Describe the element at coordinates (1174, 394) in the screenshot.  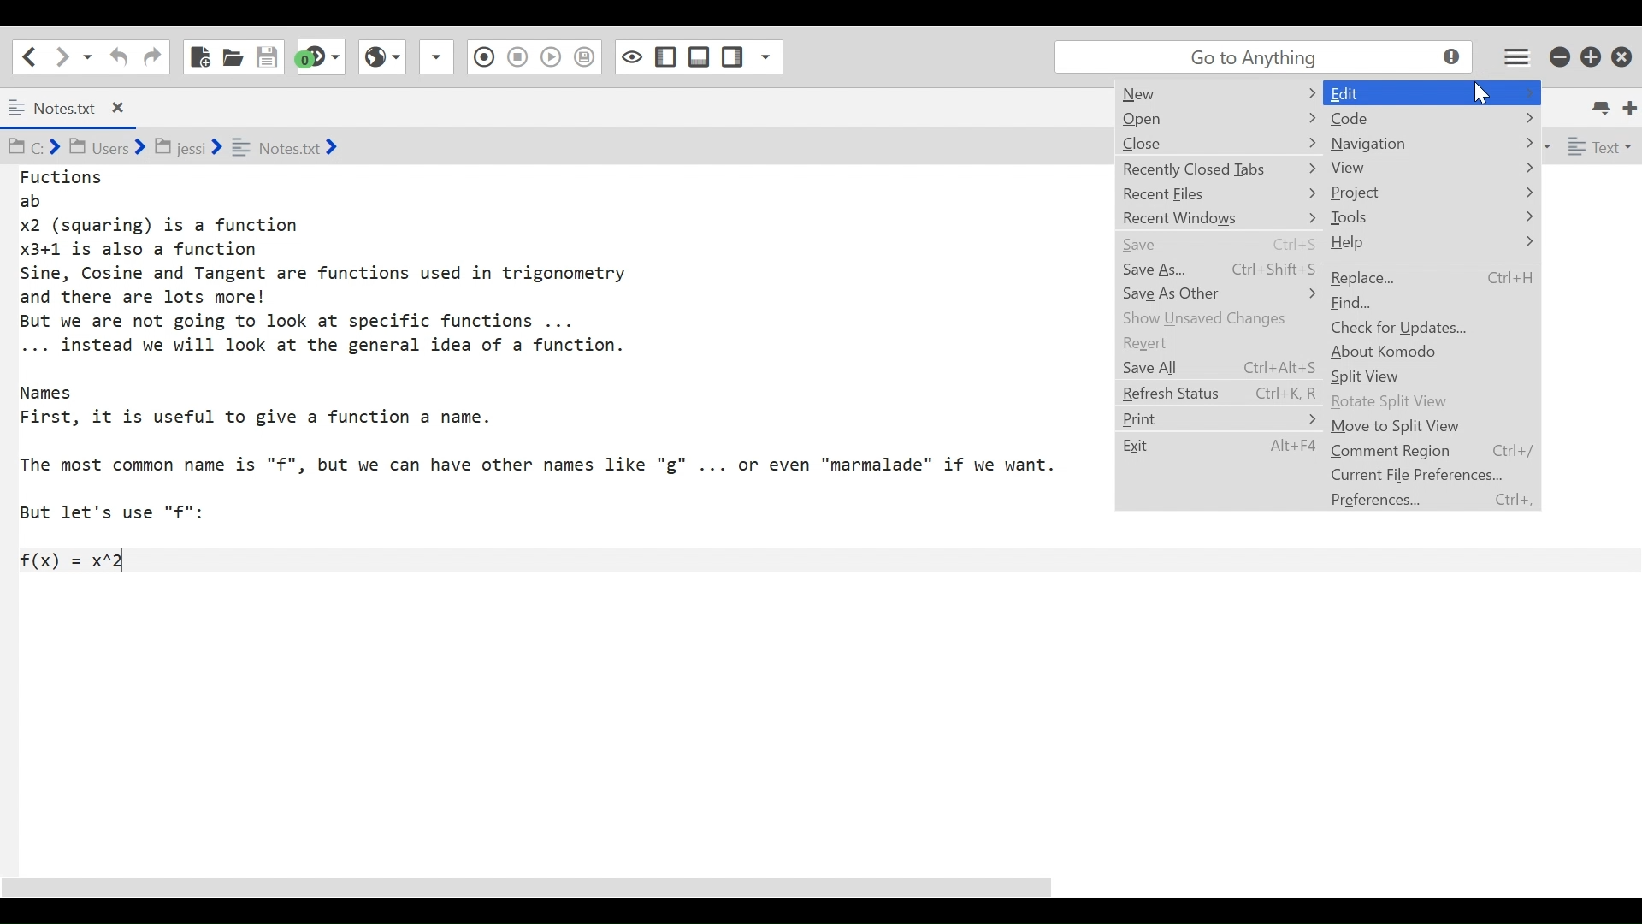
I see `Refresh status` at that location.